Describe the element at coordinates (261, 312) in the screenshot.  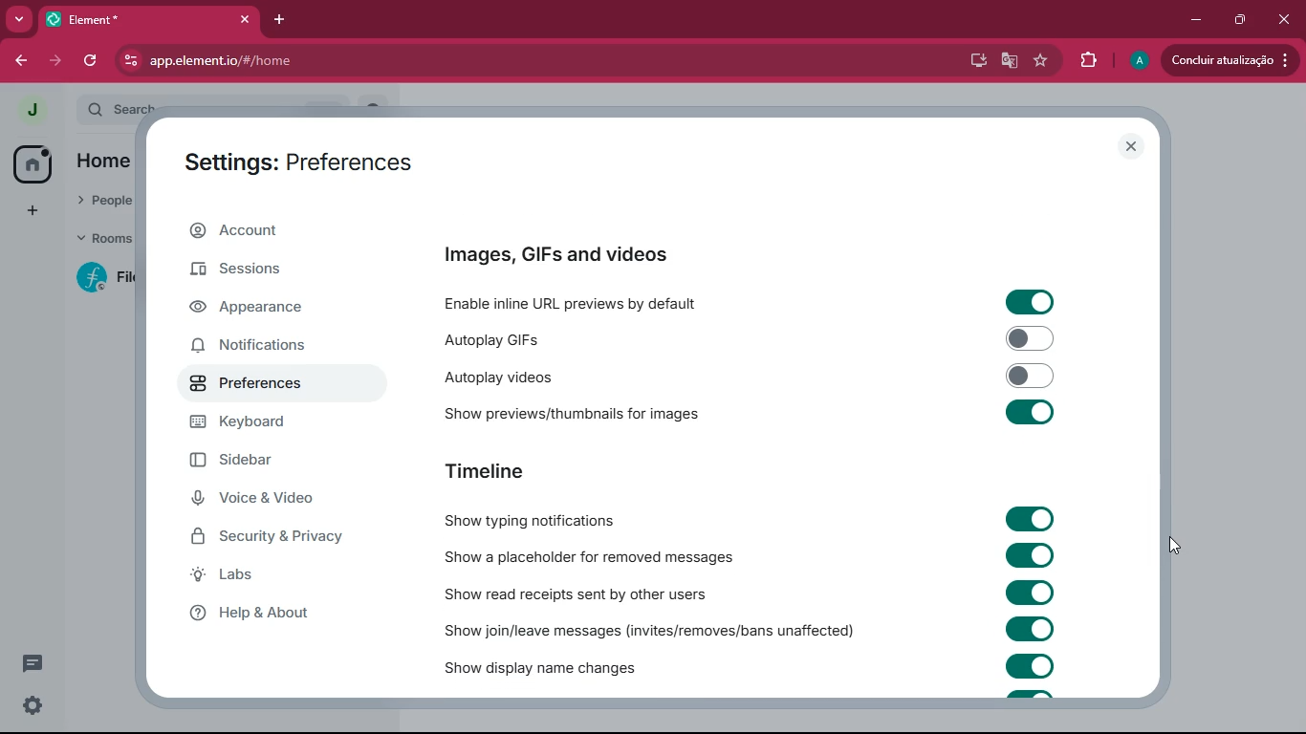
I see `appearance` at that location.